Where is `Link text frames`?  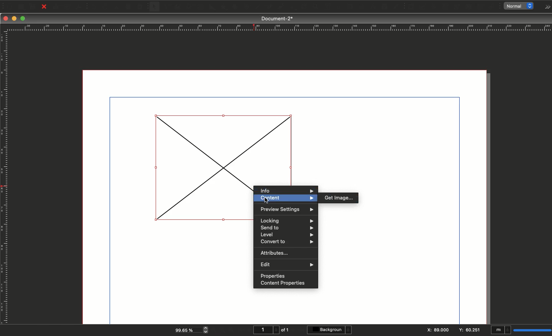
Link text frames is located at coordinates (347, 7).